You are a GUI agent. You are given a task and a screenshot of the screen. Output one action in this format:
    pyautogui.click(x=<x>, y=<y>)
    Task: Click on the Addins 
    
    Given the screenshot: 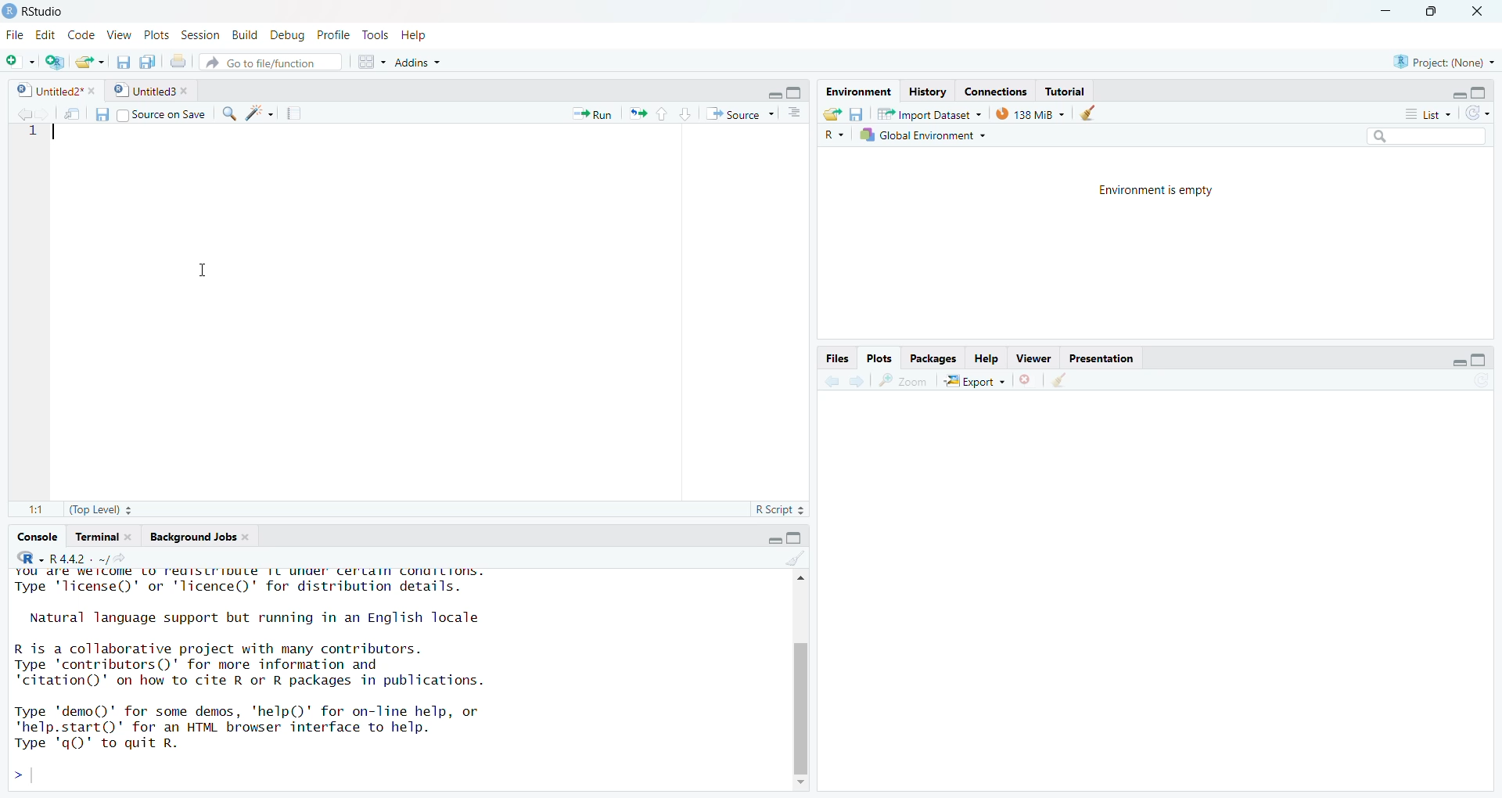 What is the action you would take?
    pyautogui.click(x=463, y=61)
    